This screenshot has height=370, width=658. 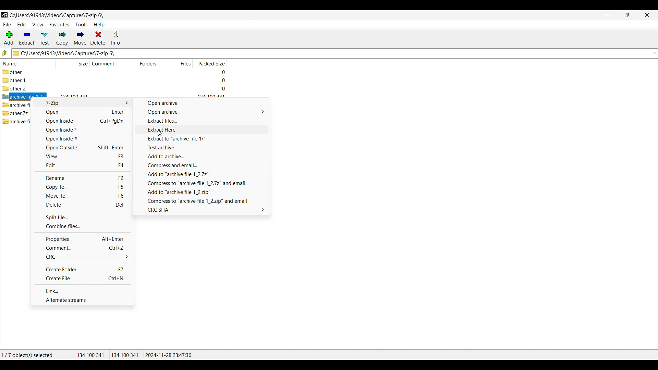 What do you see at coordinates (185, 63) in the screenshot?
I see `Files column` at bounding box center [185, 63].